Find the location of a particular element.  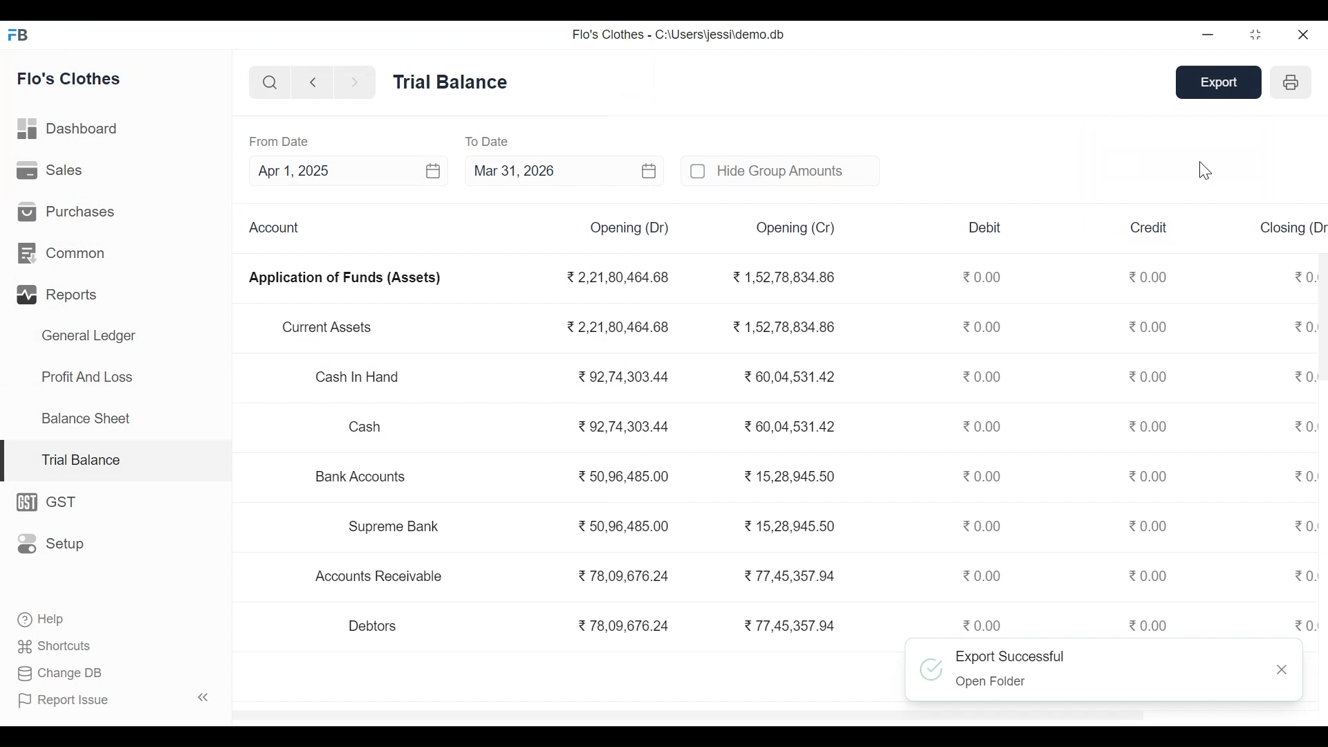

Supreme Bank is located at coordinates (400, 526).